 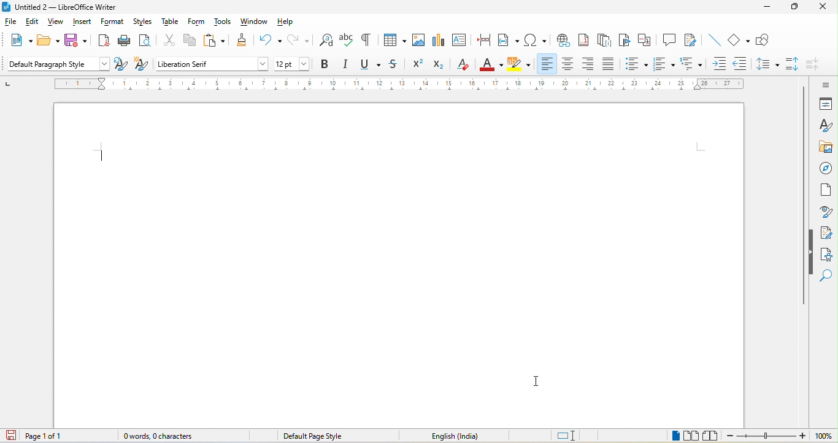 What do you see at coordinates (104, 41) in the screenshot?
I see `export directly as pdf` at bounding box center [104, 41].